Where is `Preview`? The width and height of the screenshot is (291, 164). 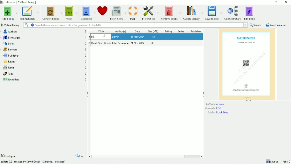
Preview is located at coordinates (247, 64).